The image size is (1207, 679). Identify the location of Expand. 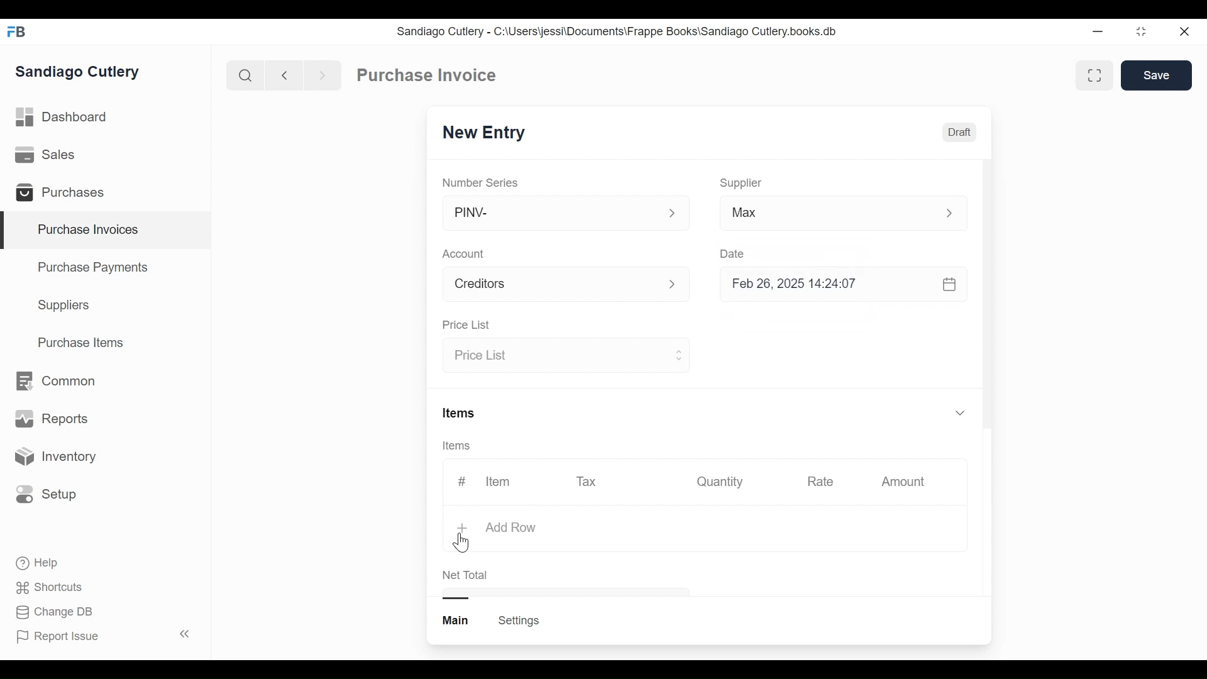
(956, 213).